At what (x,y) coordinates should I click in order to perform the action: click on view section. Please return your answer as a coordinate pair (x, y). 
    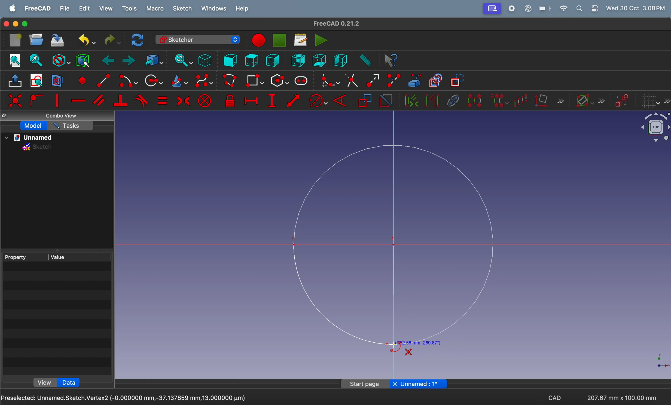
    Looking at the image, I should click on (57, 80).